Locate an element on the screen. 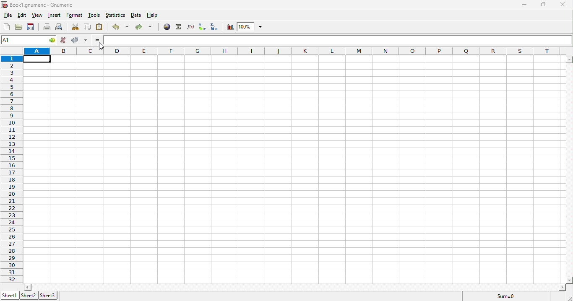 Image resolution: width=573 pixels, height=301 pixels. undo is located at coordinates (120, 27).